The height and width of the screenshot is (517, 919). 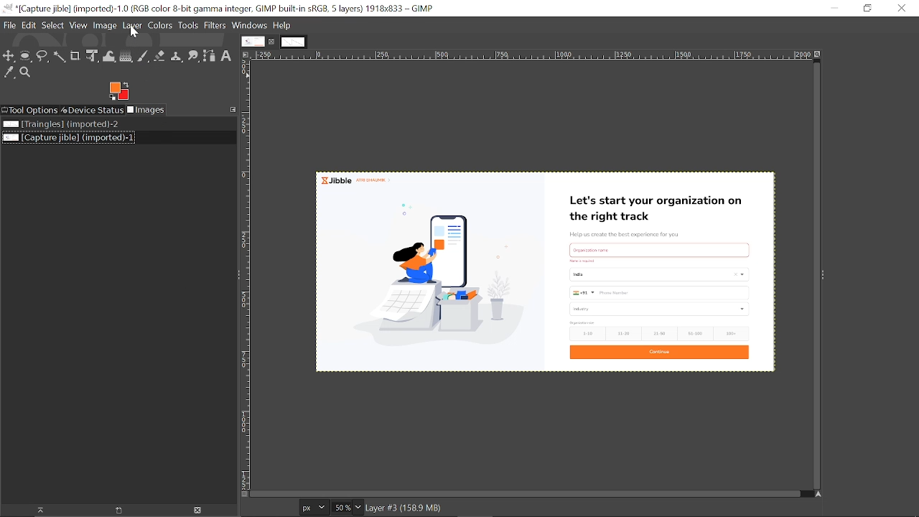 What do you see at coordinates (245, 274) in the screenshot?
I see `Vertical label` at bounding box center [245, 274].